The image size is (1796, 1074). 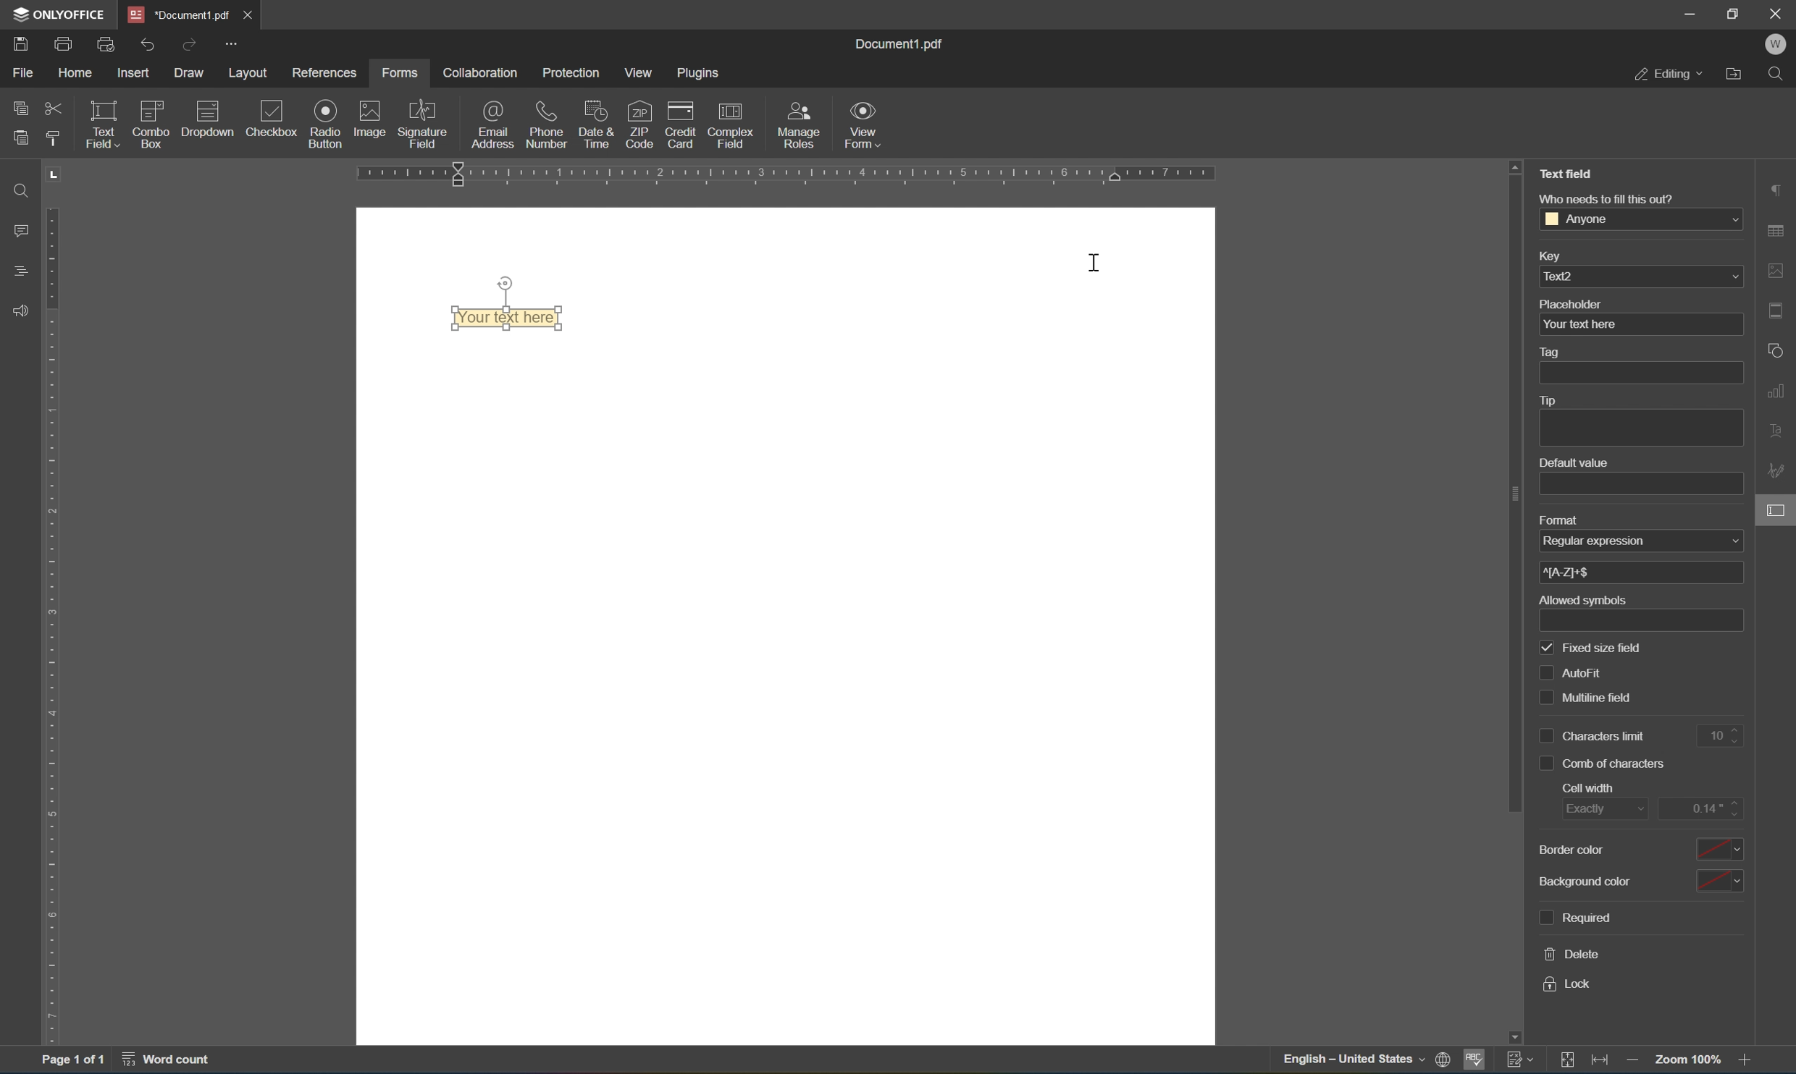 What do you see at coordinates (62, 14) in the screenshot?
I see `ONLYOFFICE` at bounding box center [62, 14].